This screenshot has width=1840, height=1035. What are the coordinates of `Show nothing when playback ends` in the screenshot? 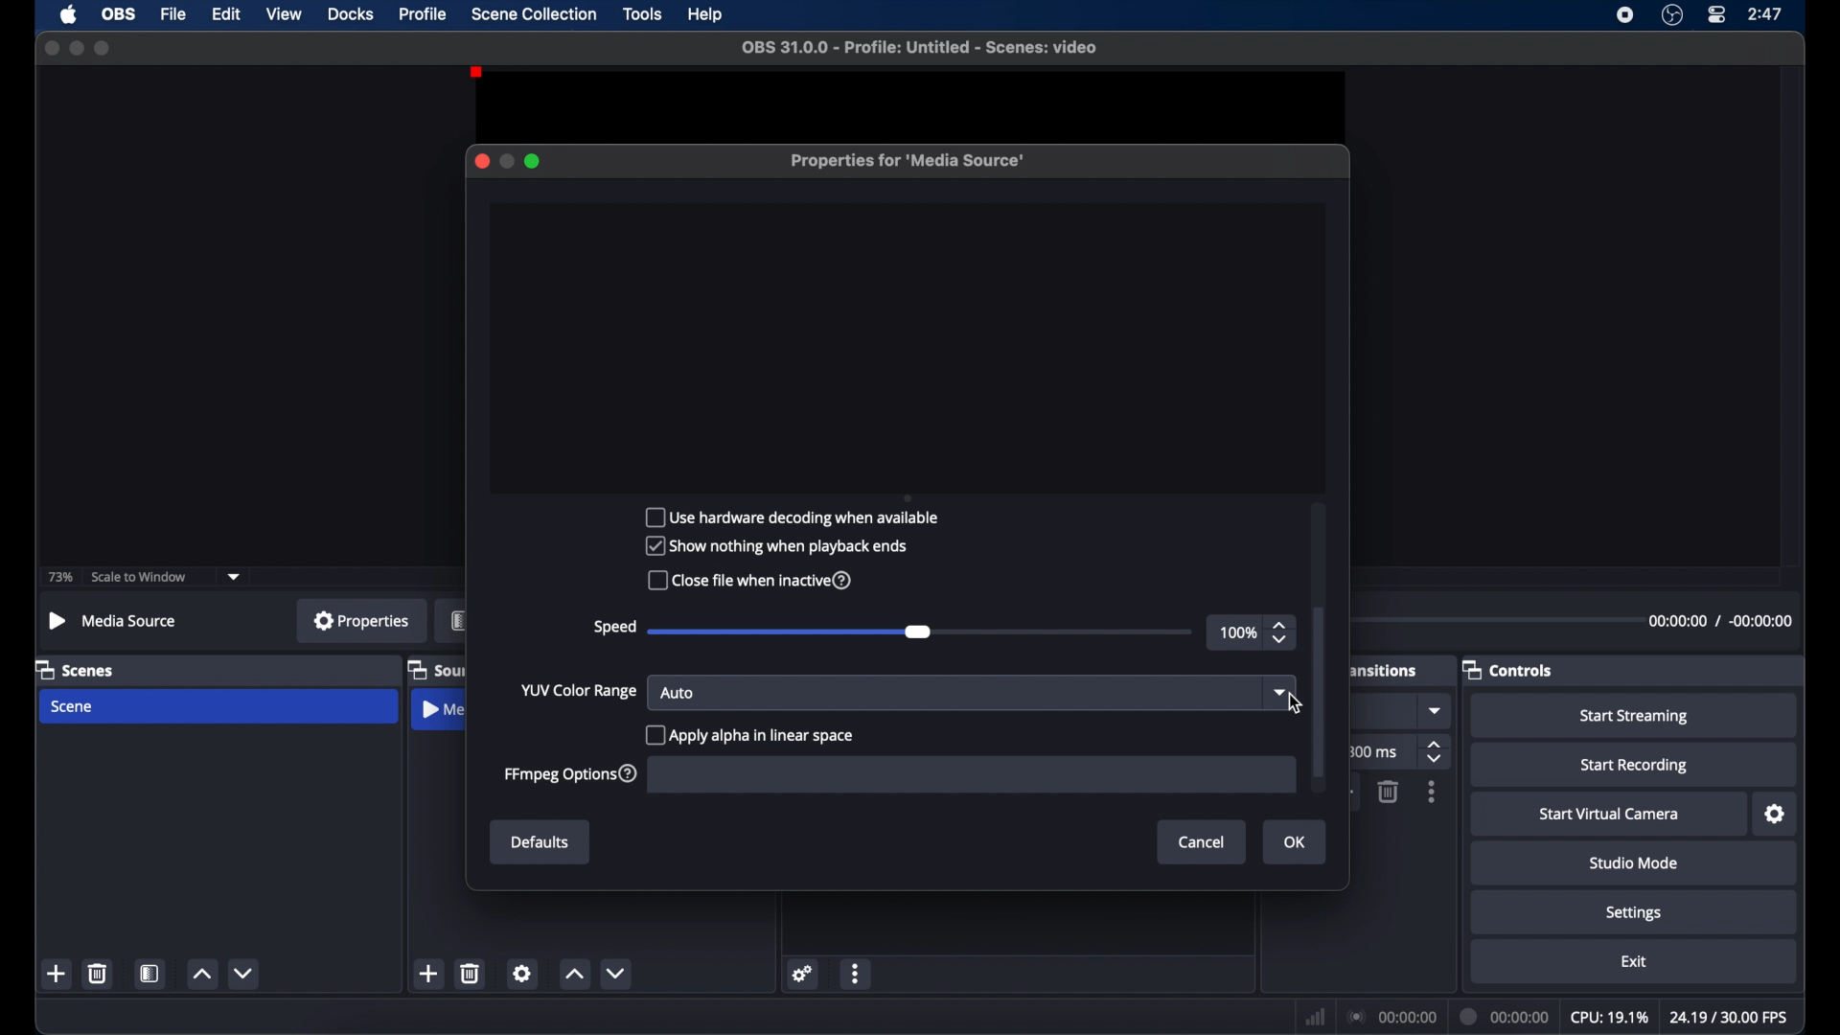 It's located at (781, 545).